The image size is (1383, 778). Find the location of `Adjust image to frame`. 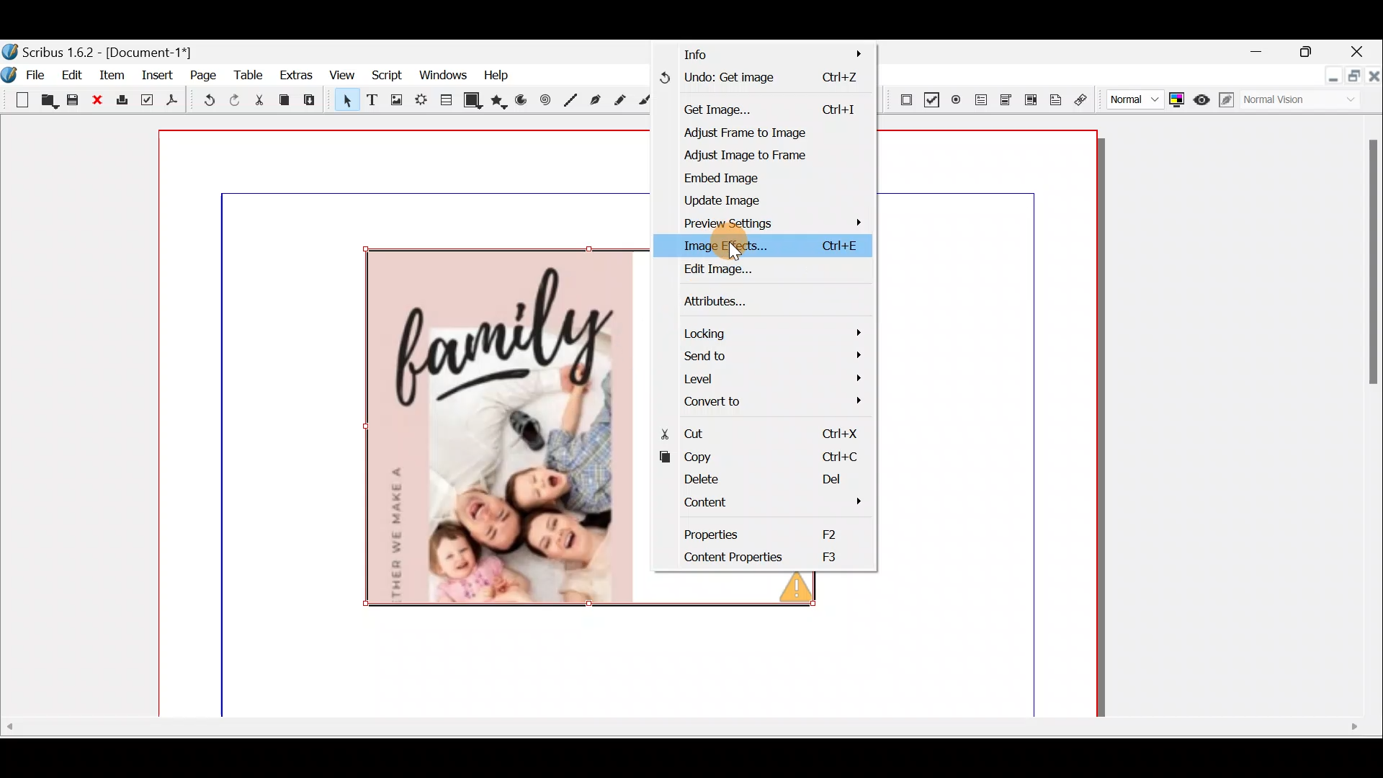

Adjust image to frame is located at coordinates (770, 158).